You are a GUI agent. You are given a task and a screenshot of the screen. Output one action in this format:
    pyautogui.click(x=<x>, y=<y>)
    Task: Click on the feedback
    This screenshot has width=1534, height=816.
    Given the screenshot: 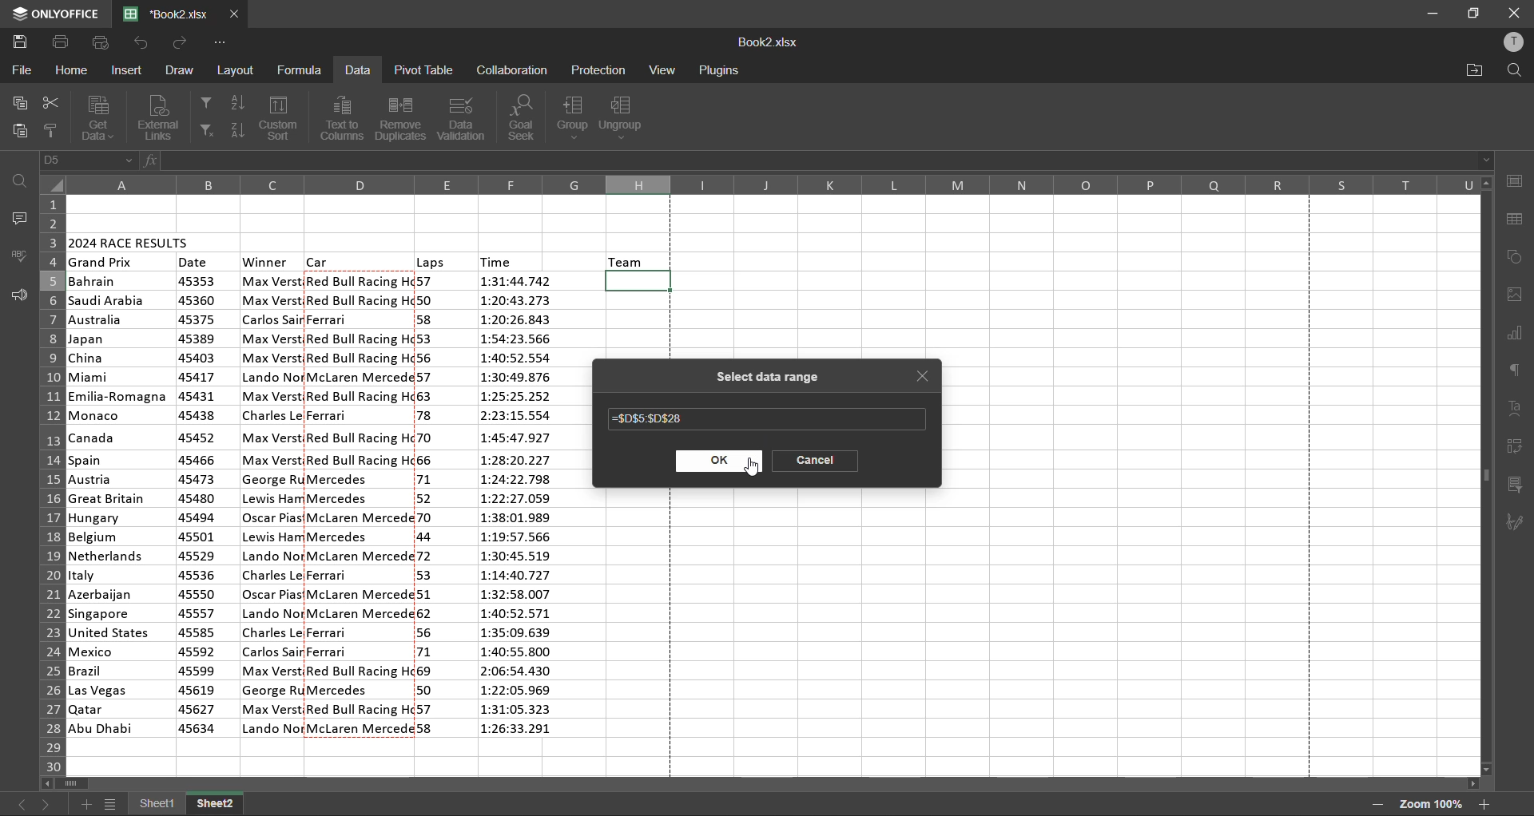 What is the action you would take?
    pyautogui.click(x=18, y=295)
    